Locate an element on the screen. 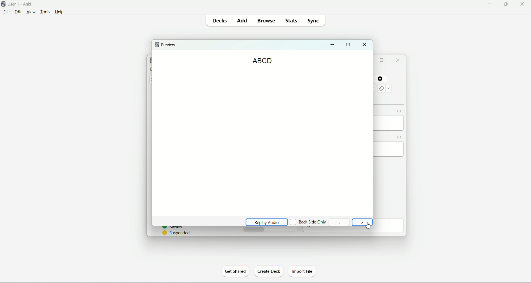 The height and width of the screenshot is (283, 531). file is located at coordinates (6, 13).